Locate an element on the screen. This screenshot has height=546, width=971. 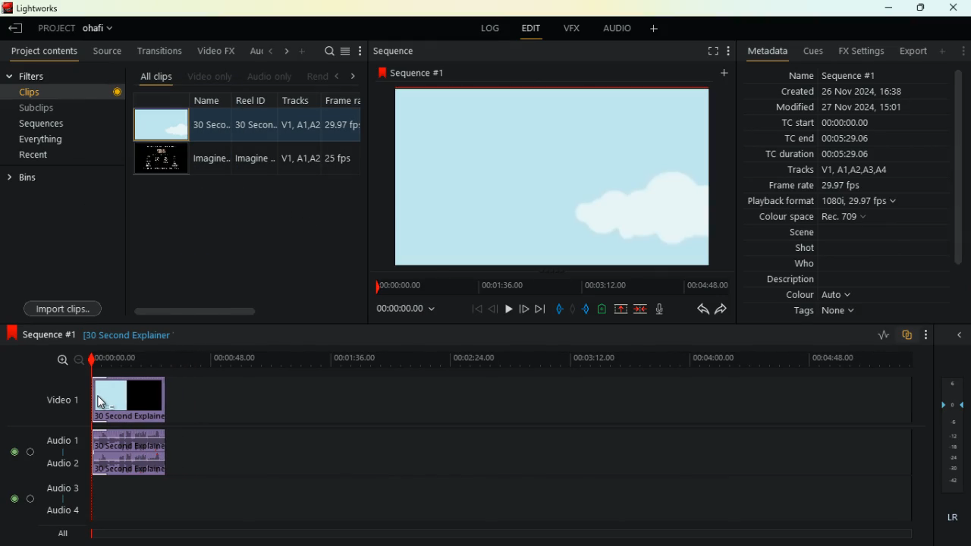
tracks is located at coordinates (302, 133).